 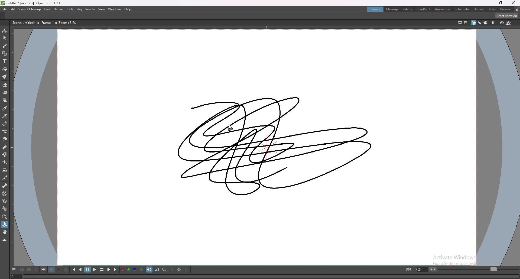 What do you see at coordinates (5, 232) in the screenshot?
I see `hand` at bounding box center [5, 232].